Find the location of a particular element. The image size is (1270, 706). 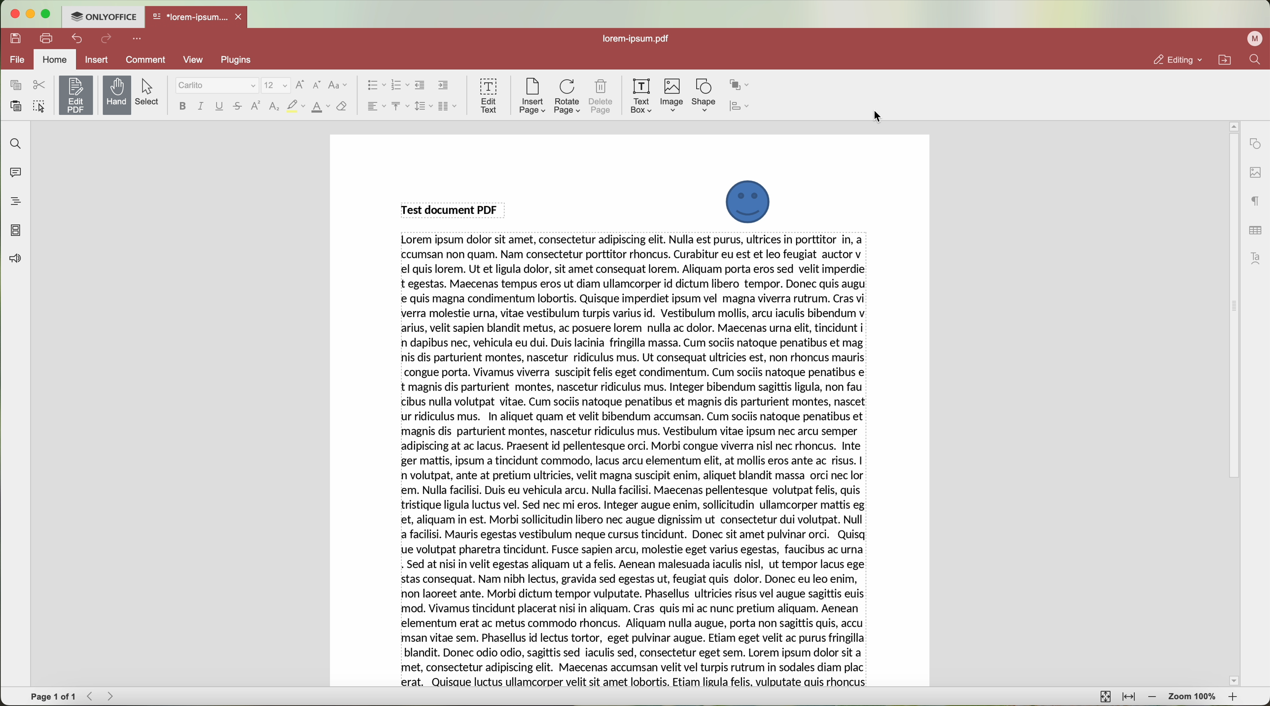

superscript is located at coordinates (255, 106).